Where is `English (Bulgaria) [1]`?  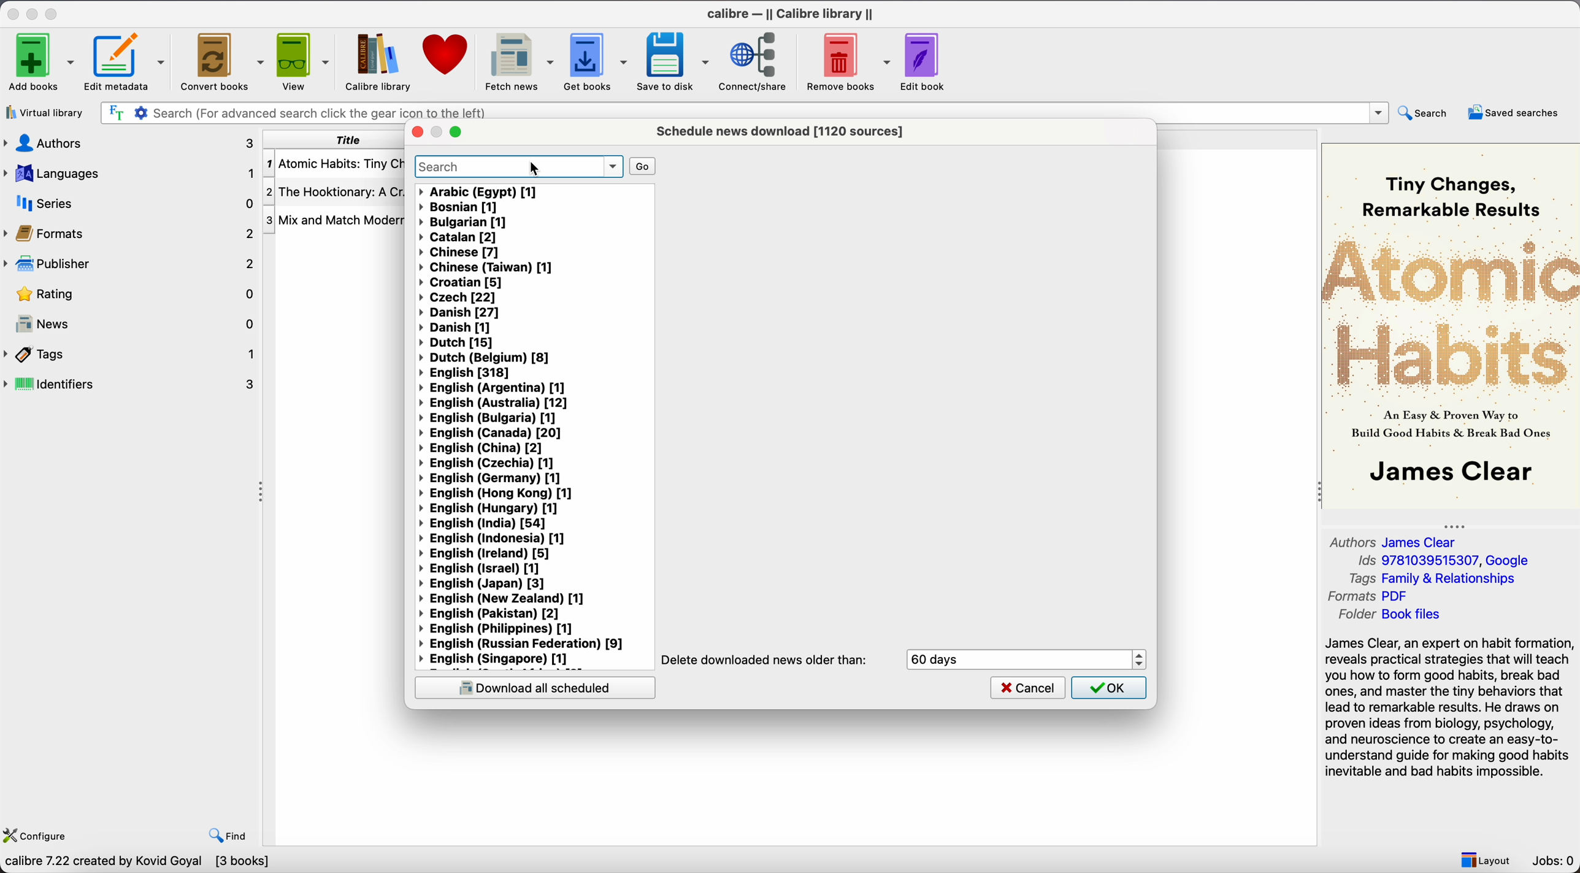
English (Bulgaria) [1] is located at coordinates (489, 417).